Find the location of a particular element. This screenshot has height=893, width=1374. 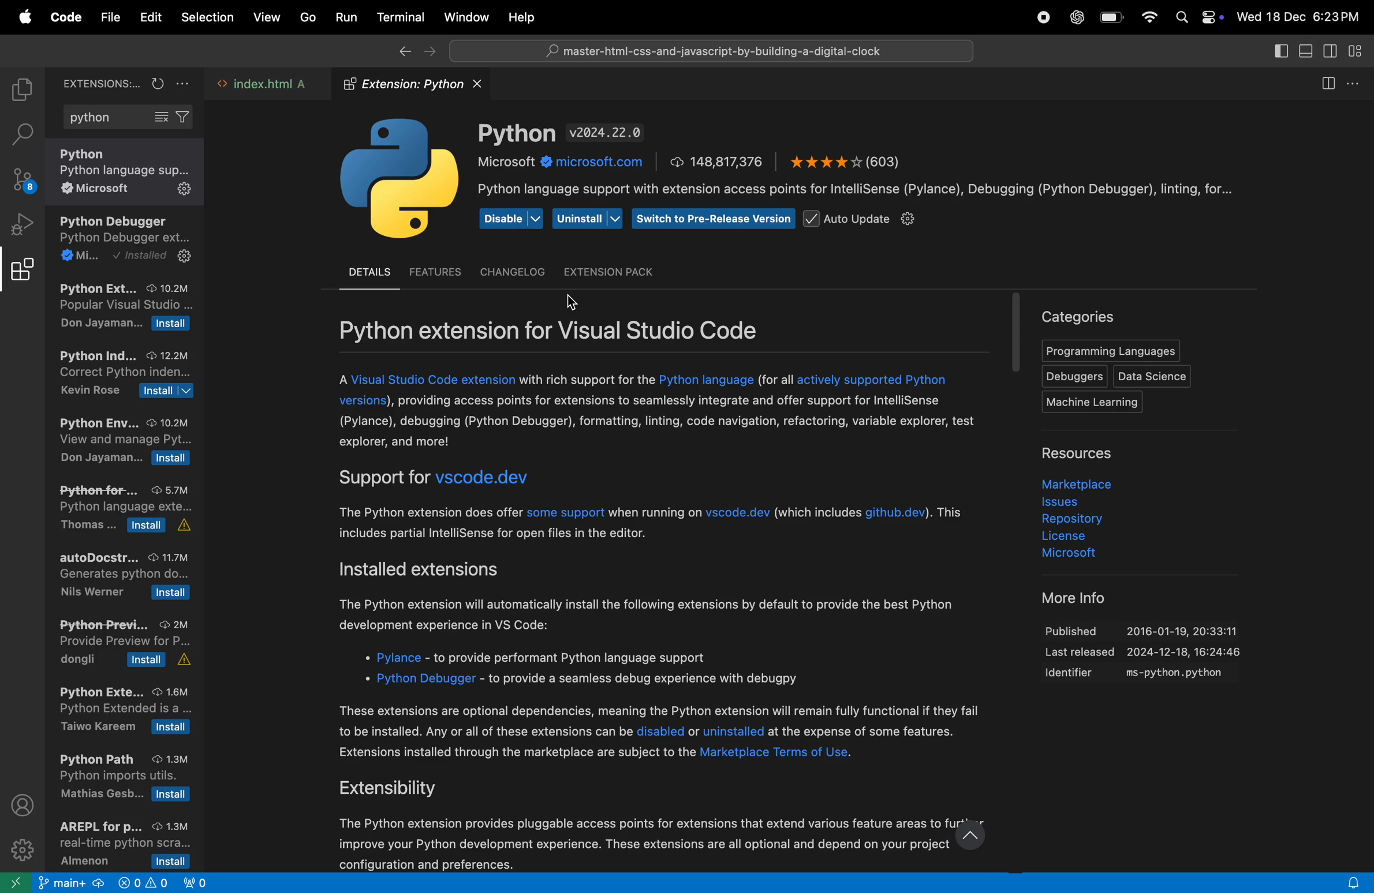

notofication is located at coordinates (1349, 882).